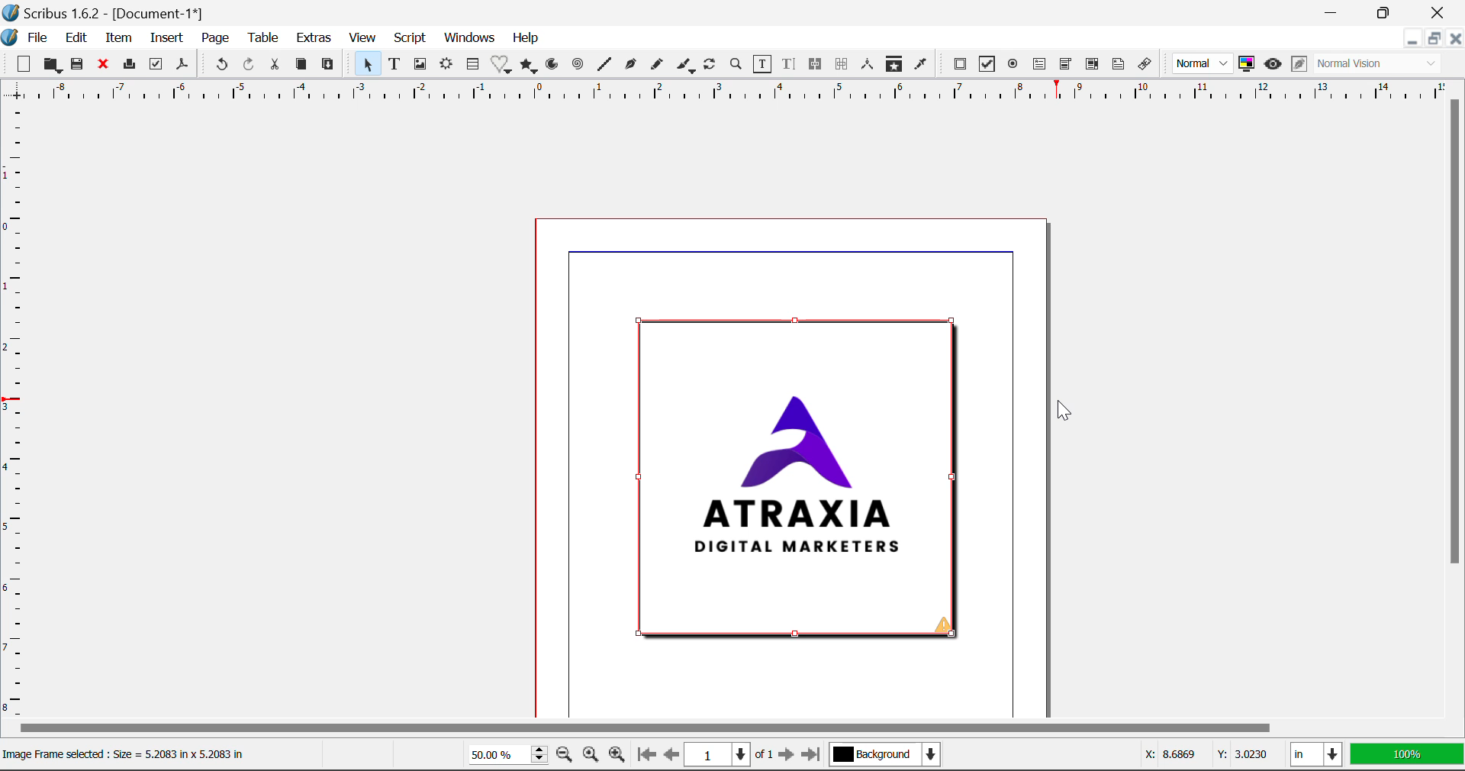 This screenshot has height=771, width=1465. Describe the element at coordinates (606, 66) in the screenshot. I see `Line` at that location.